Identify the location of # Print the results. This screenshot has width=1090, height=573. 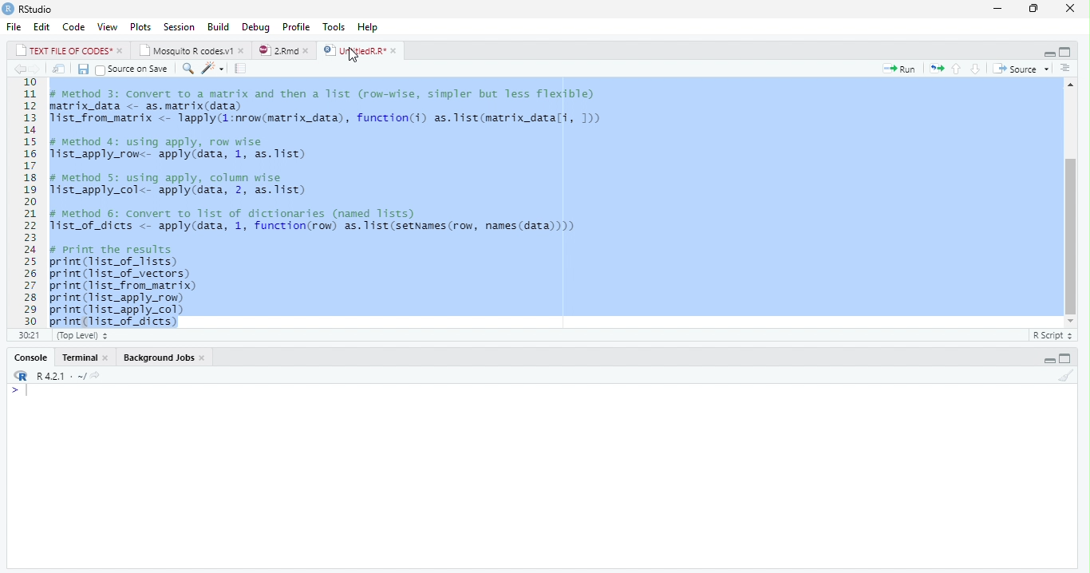
(113, 248).